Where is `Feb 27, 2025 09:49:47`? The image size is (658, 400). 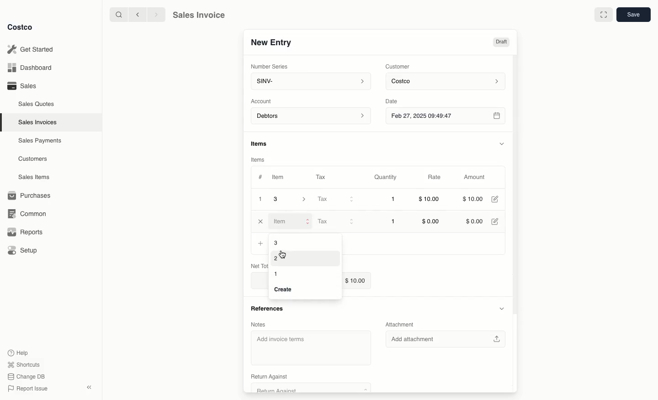
Feb 27, 2025 09:49:47 is located at coordinates (445, 116).